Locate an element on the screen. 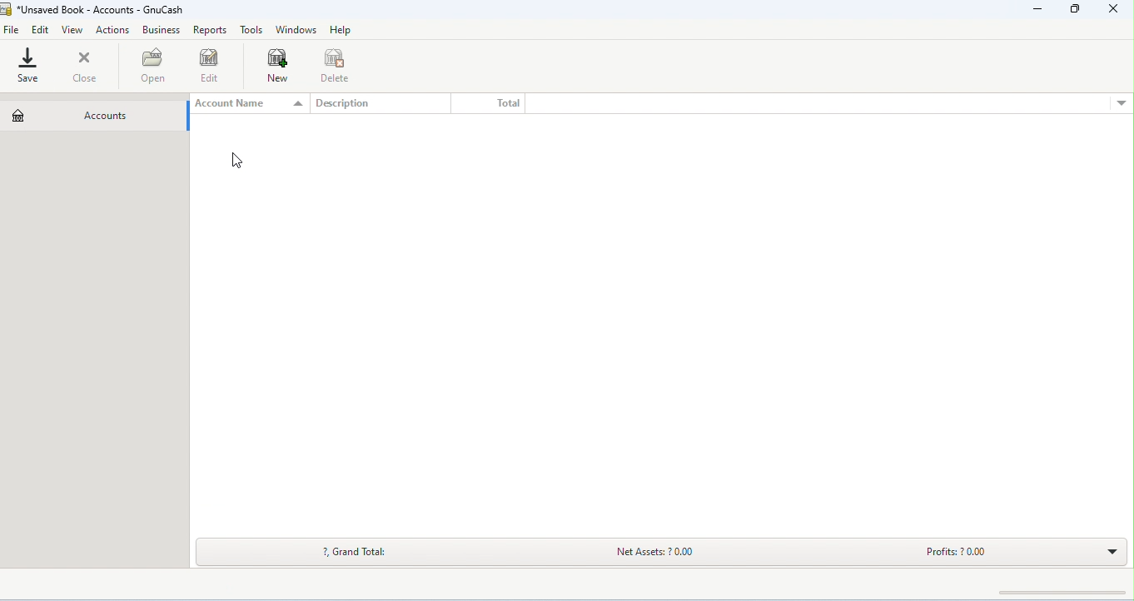 This screenshot has width=1134, height=601. edit is located at coordinates (212, 65).